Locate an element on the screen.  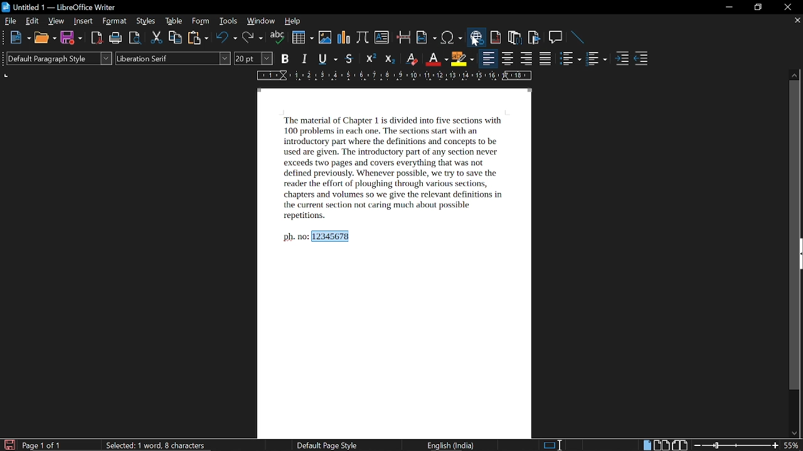
tools is located at coordinates (228, 22).